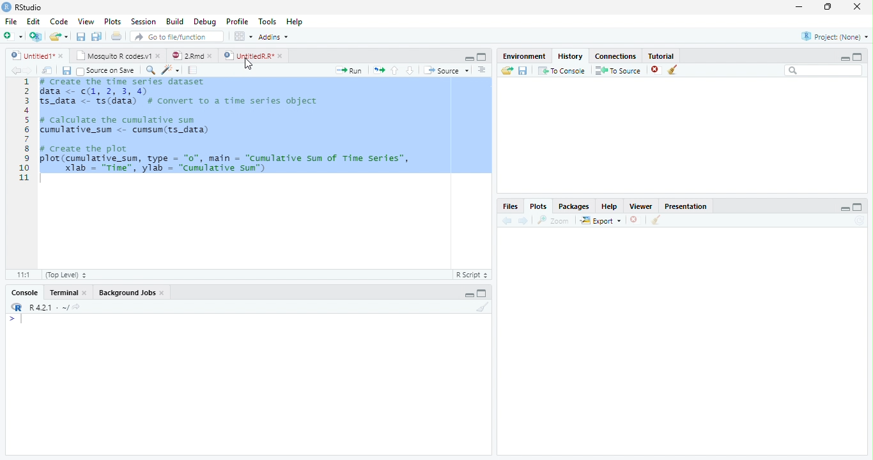 The height and width of the screenshot is (460, 873). I want to click on Plots, so click(539, 206).